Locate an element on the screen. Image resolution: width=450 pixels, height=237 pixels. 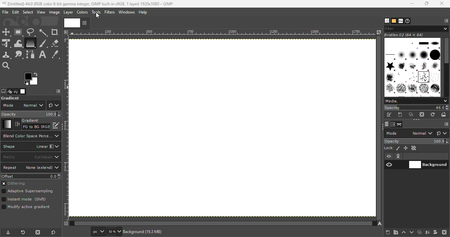
Reset to default values is located at coordinates (55, 232).